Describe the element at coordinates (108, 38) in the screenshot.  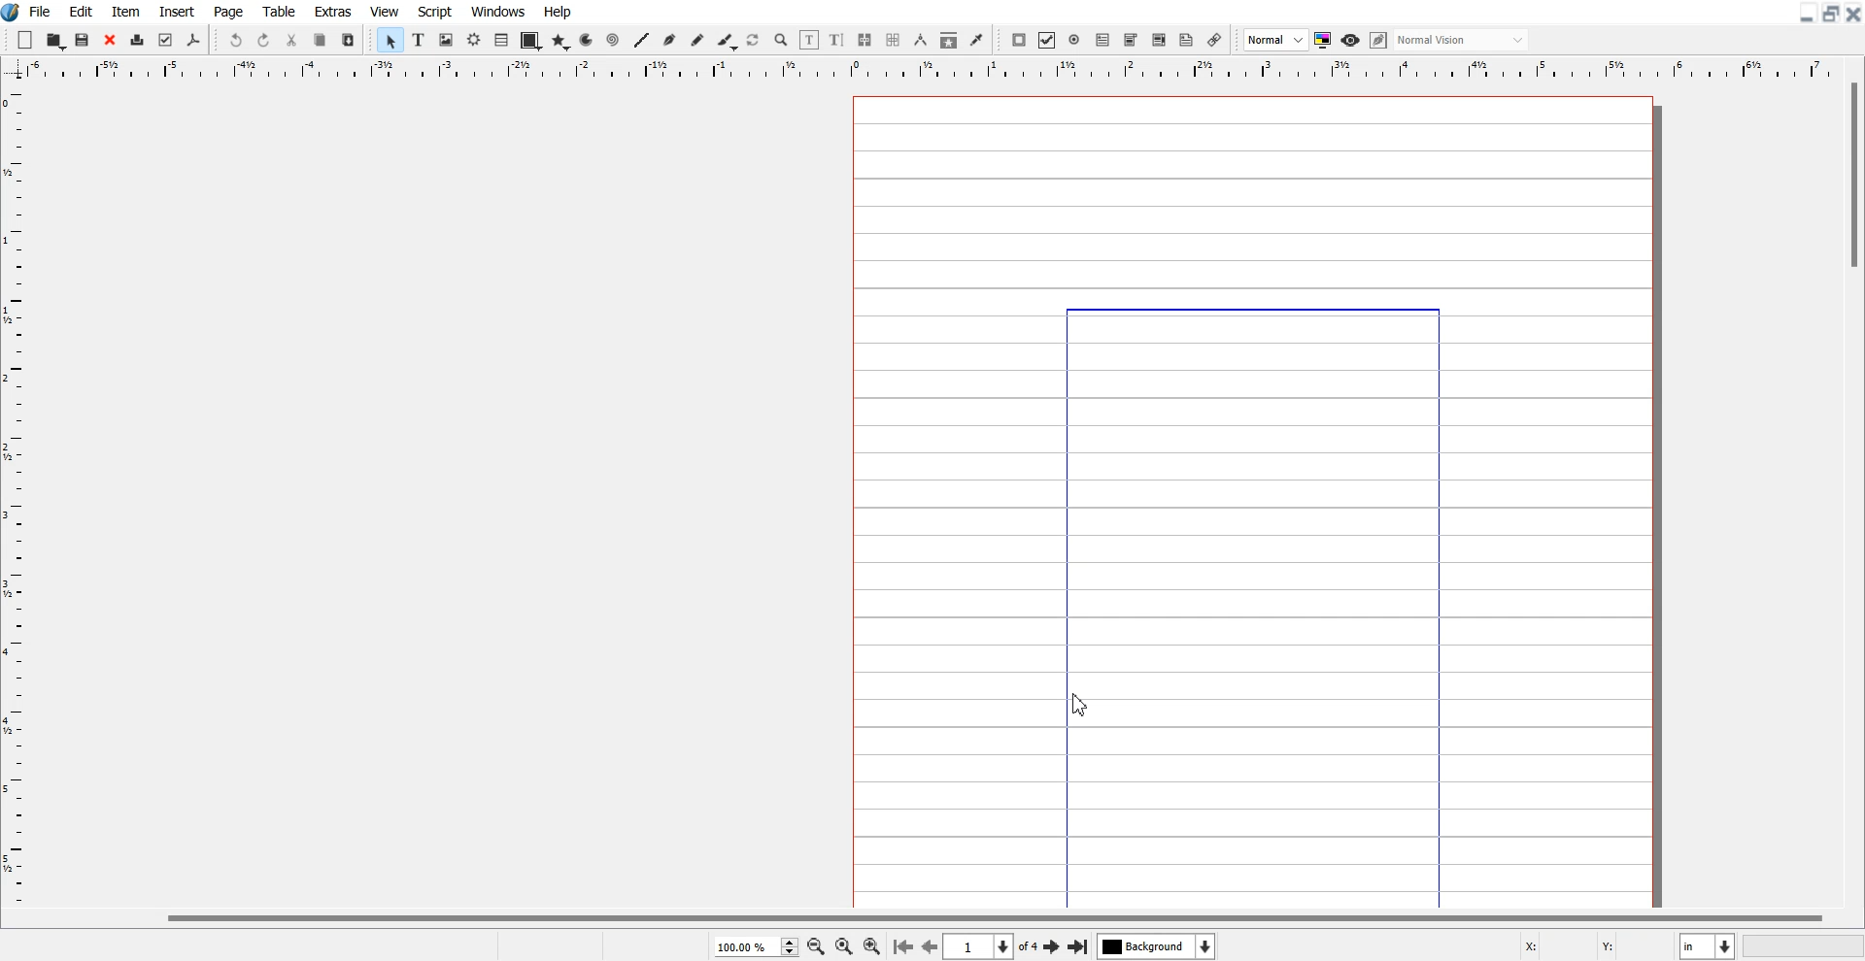
I see `Close` at that location.